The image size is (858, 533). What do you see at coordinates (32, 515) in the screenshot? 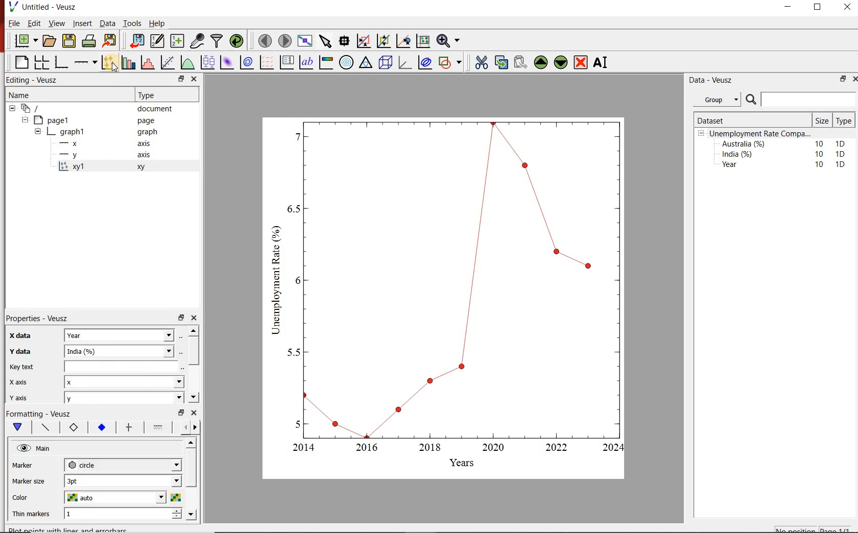
I see `Thin markers` at bounding box center [32, 515].